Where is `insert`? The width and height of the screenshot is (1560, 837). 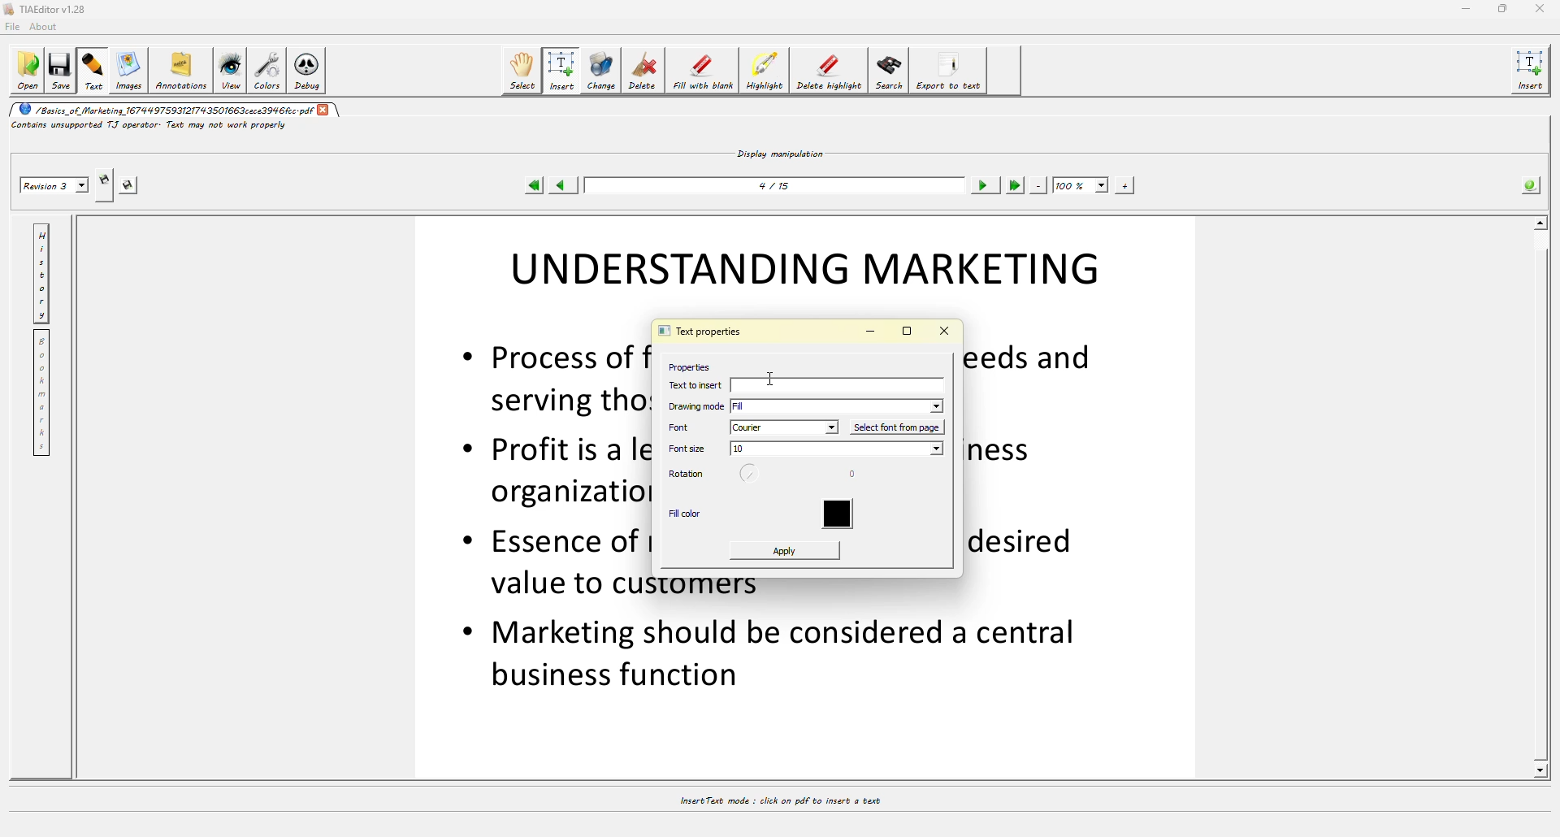 insert is located at coordinates (1532, 71).